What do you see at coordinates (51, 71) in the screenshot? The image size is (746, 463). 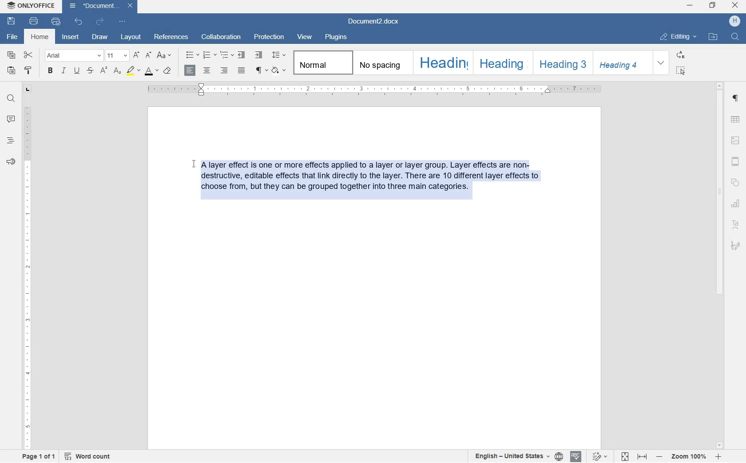 I see `bold` at bounding box center [51, 71].